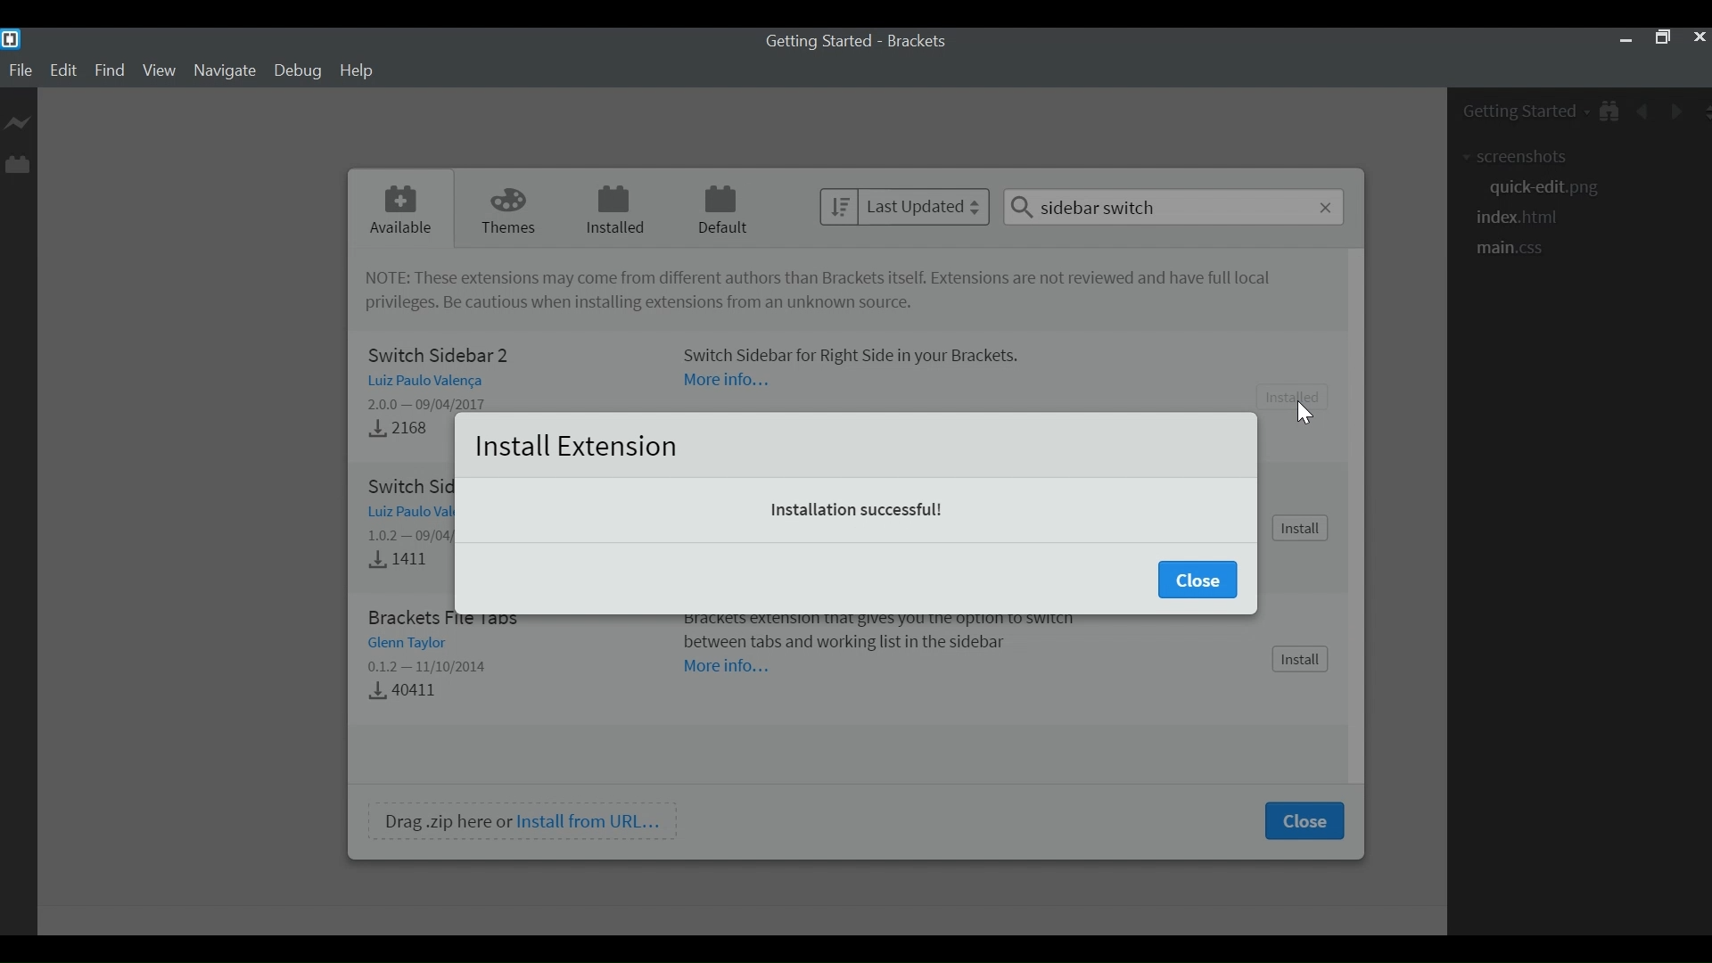 The image size is (1712, 963). I want to click on Close, so click(1303, 821).